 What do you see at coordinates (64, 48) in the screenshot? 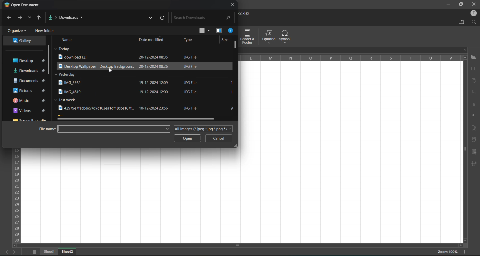
I see `today` at bounding box center [64, 48].